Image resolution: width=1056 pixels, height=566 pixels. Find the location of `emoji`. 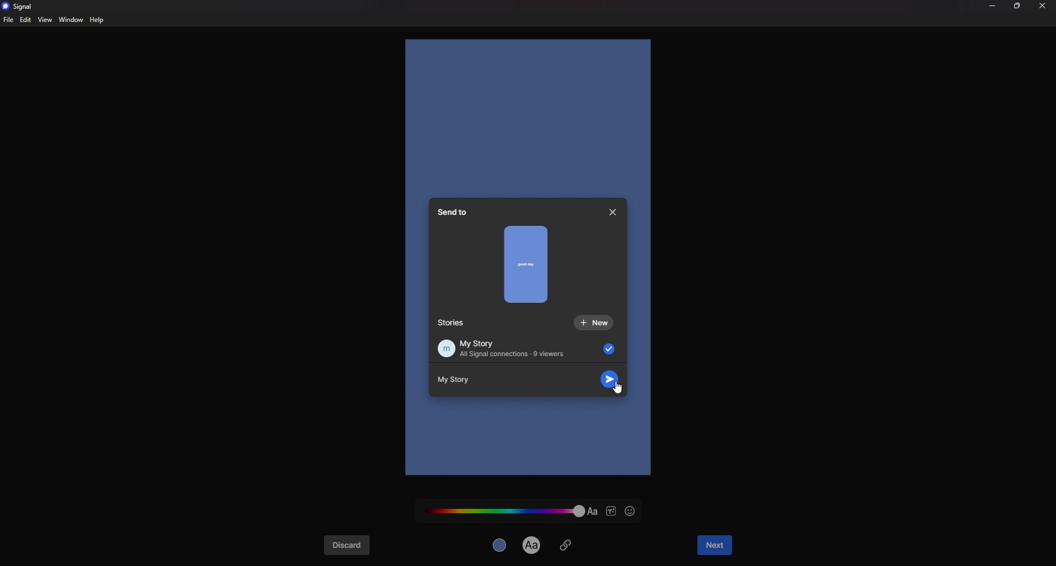

emoji is located at coordinates (631, 512).